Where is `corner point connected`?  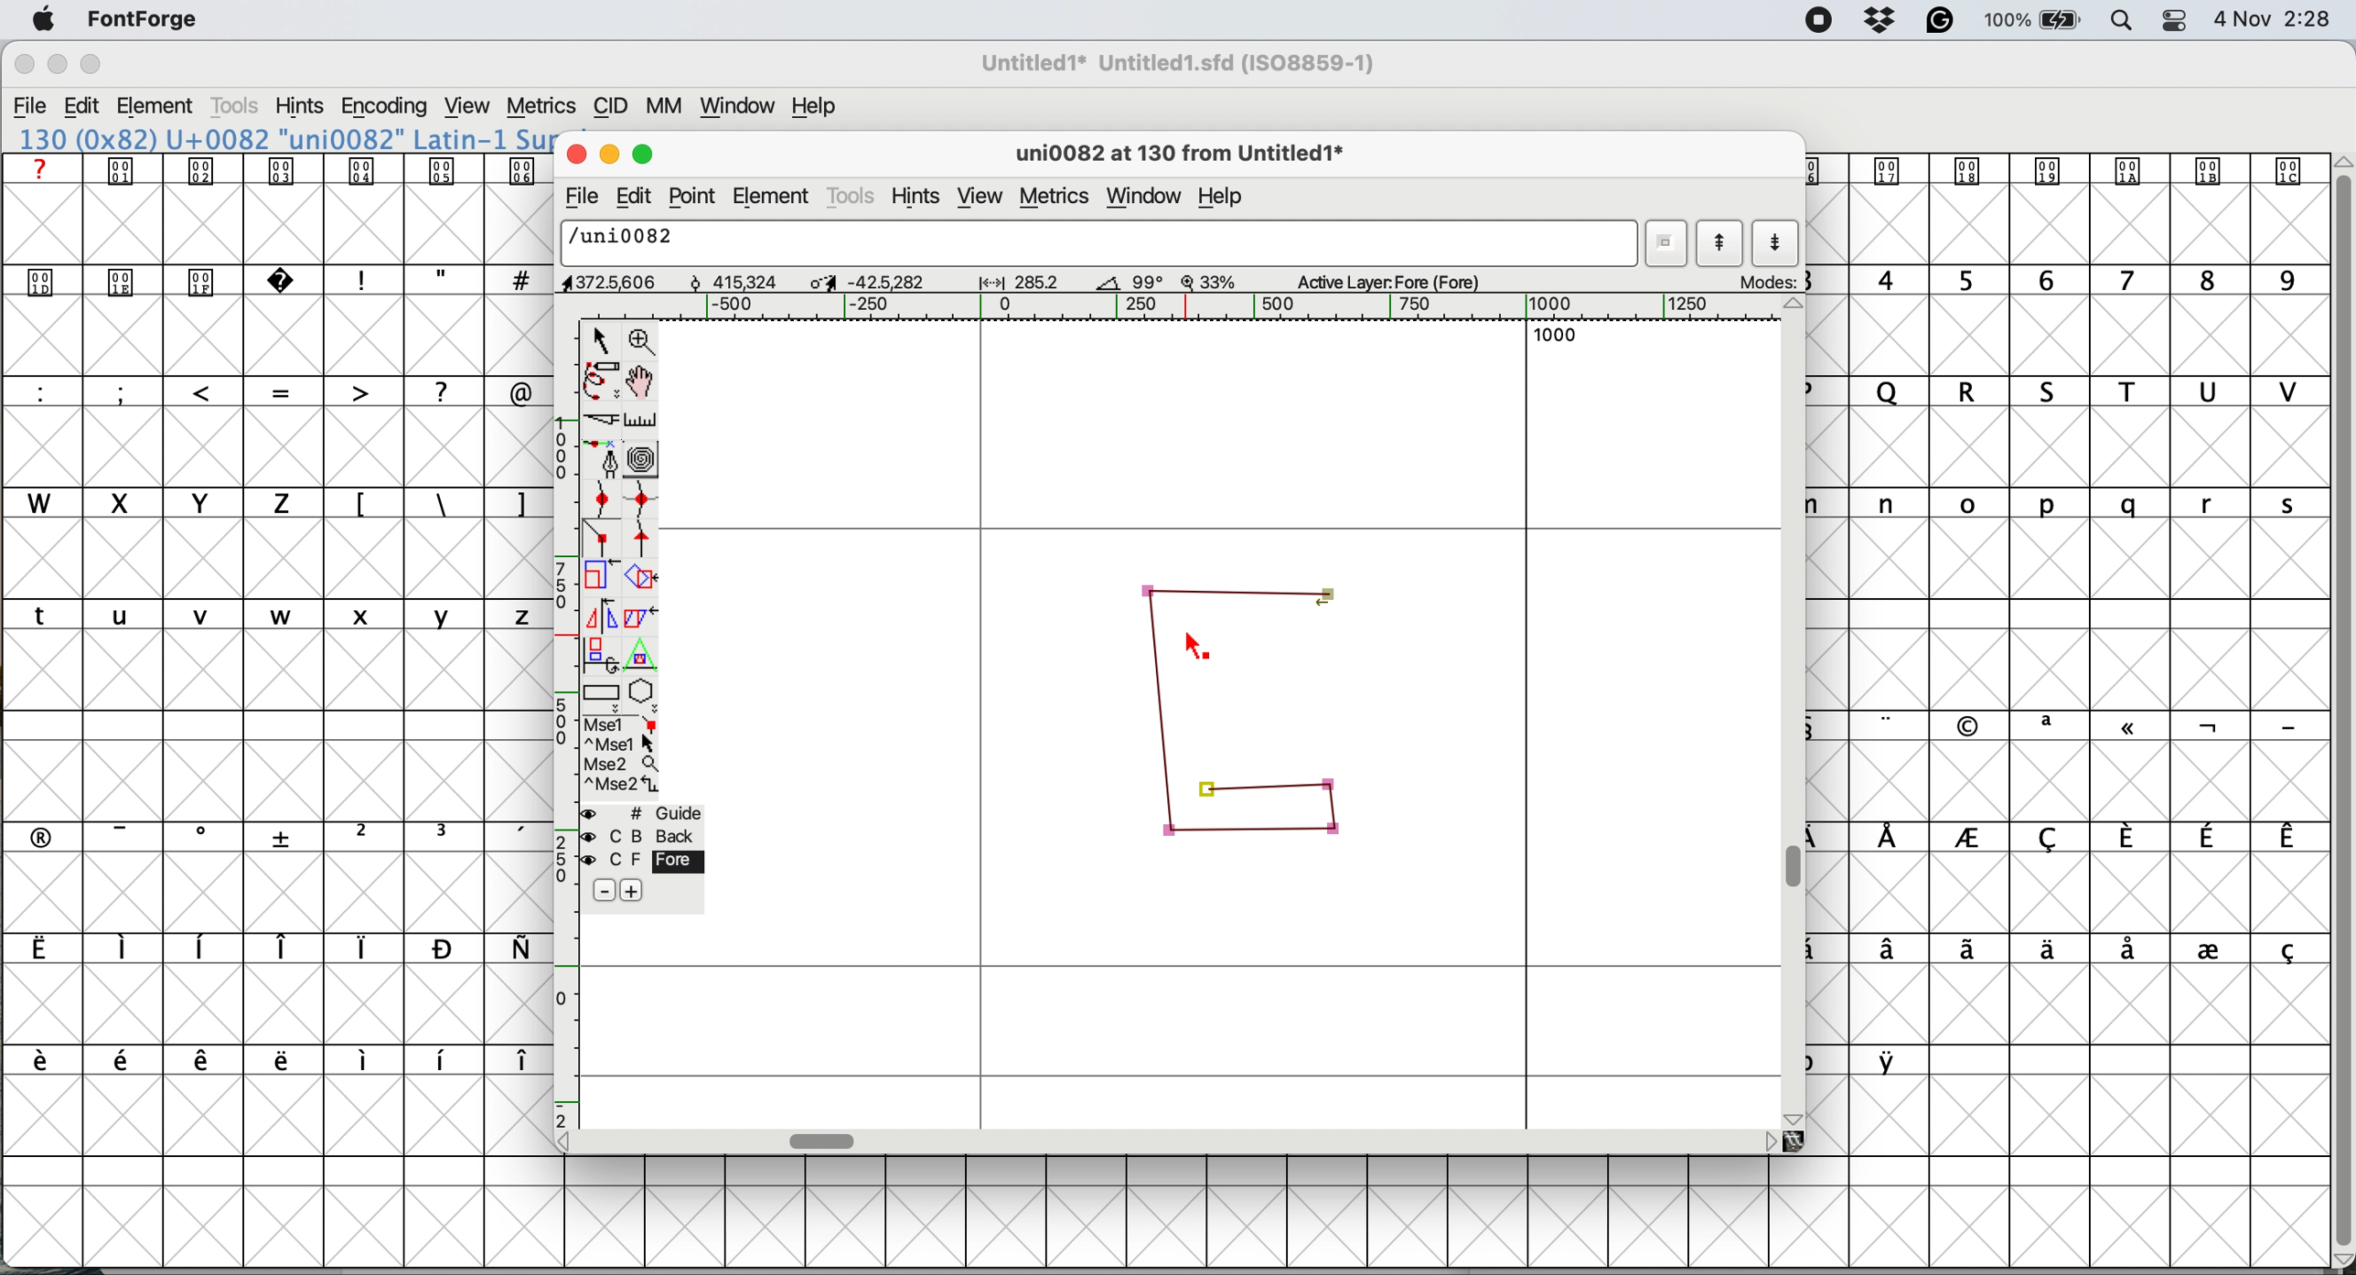 corner point connected is located at coordinates (1289, 787).